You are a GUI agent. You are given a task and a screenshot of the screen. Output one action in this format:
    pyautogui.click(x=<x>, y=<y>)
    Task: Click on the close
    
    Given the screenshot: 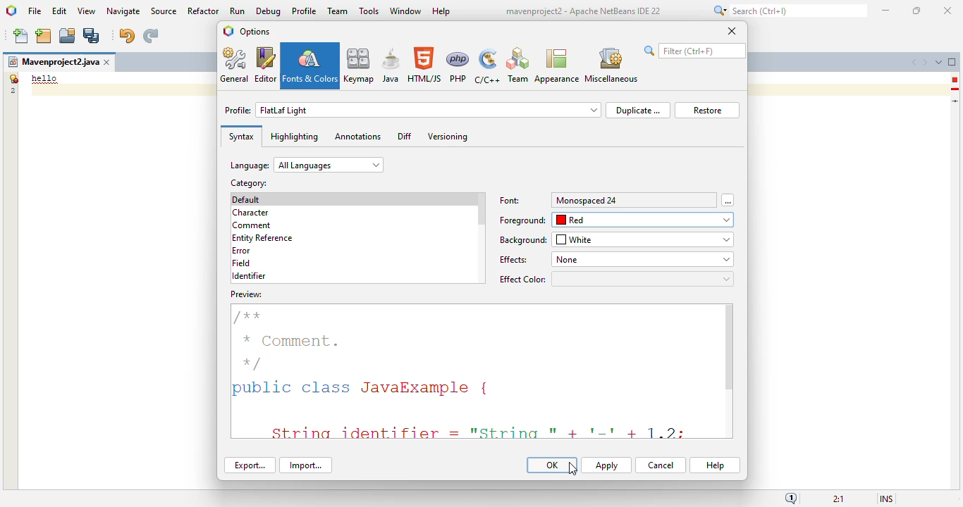 What is the action you would take?
    pyautogui.click(x=948, y=11)
    